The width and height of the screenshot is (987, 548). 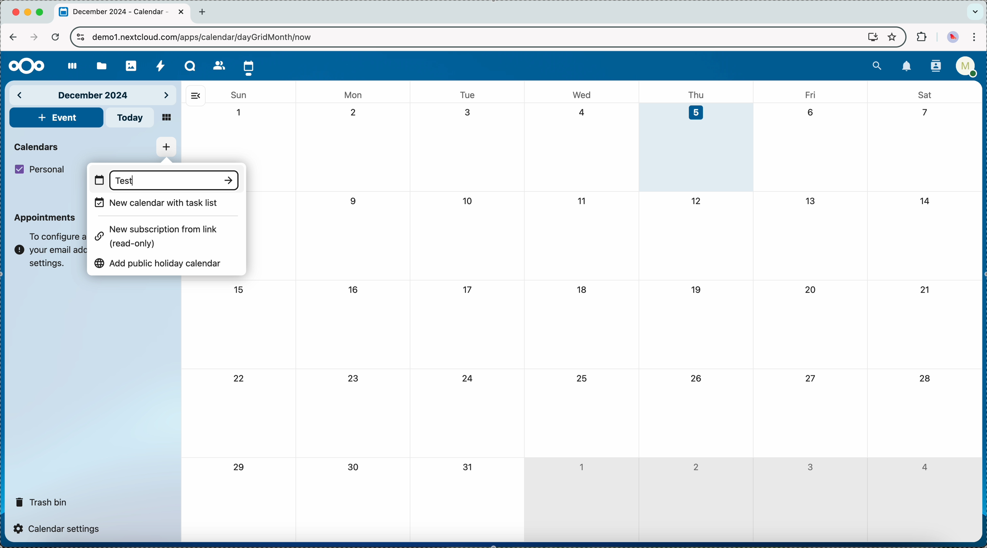 What do you see at coordinates (928, 200) in the screenshot?
I see `14` at bounding box center [928, 200].